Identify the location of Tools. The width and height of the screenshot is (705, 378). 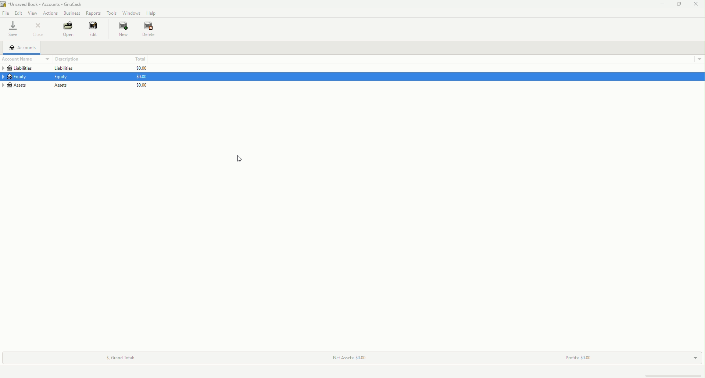
(111, 12).